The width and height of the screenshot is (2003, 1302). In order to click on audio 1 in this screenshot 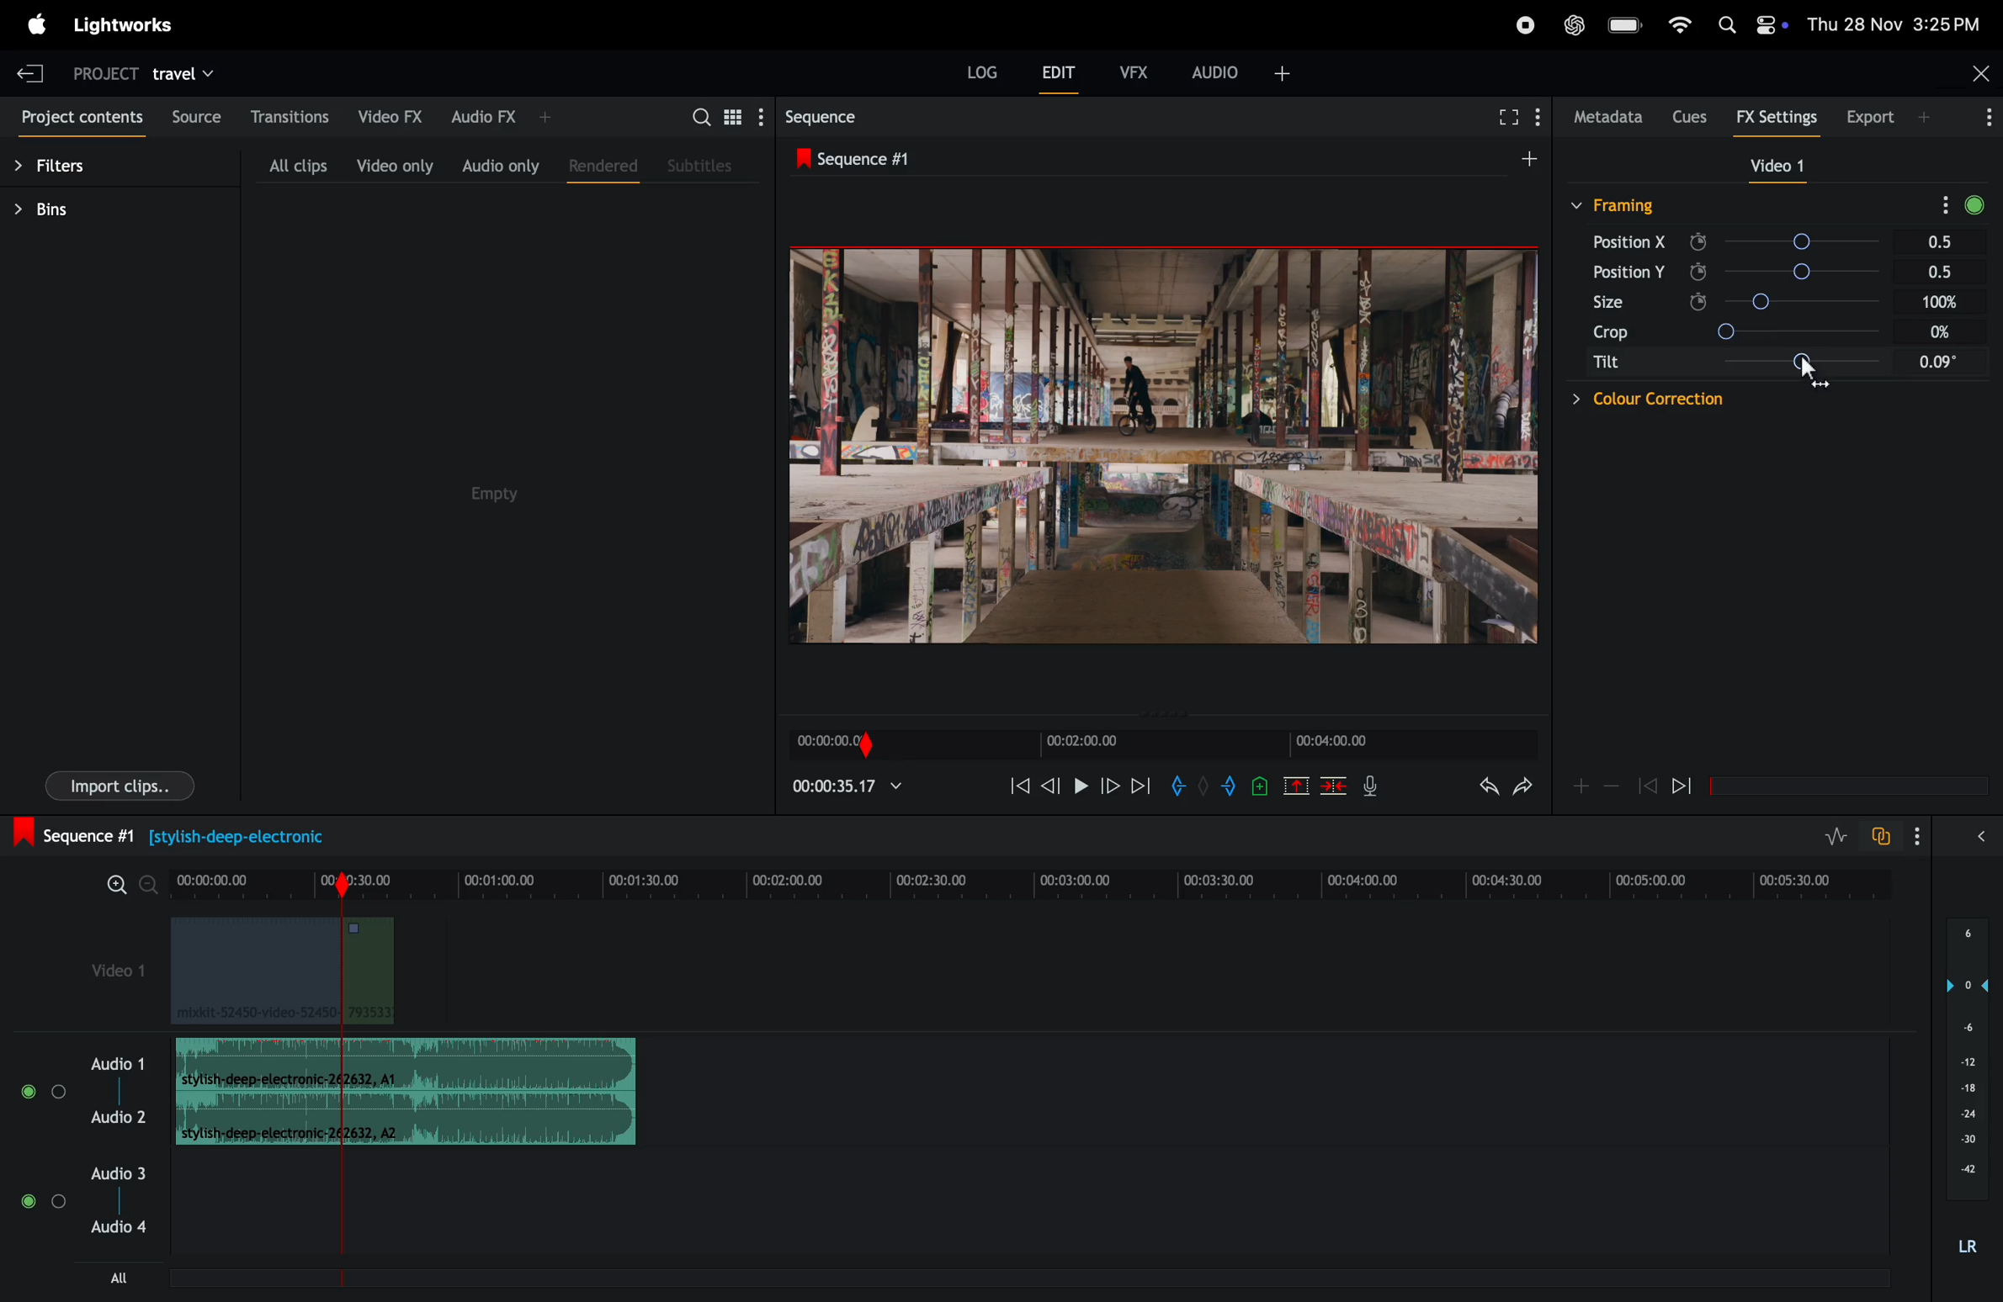, I will do `click(118, 1064)`.